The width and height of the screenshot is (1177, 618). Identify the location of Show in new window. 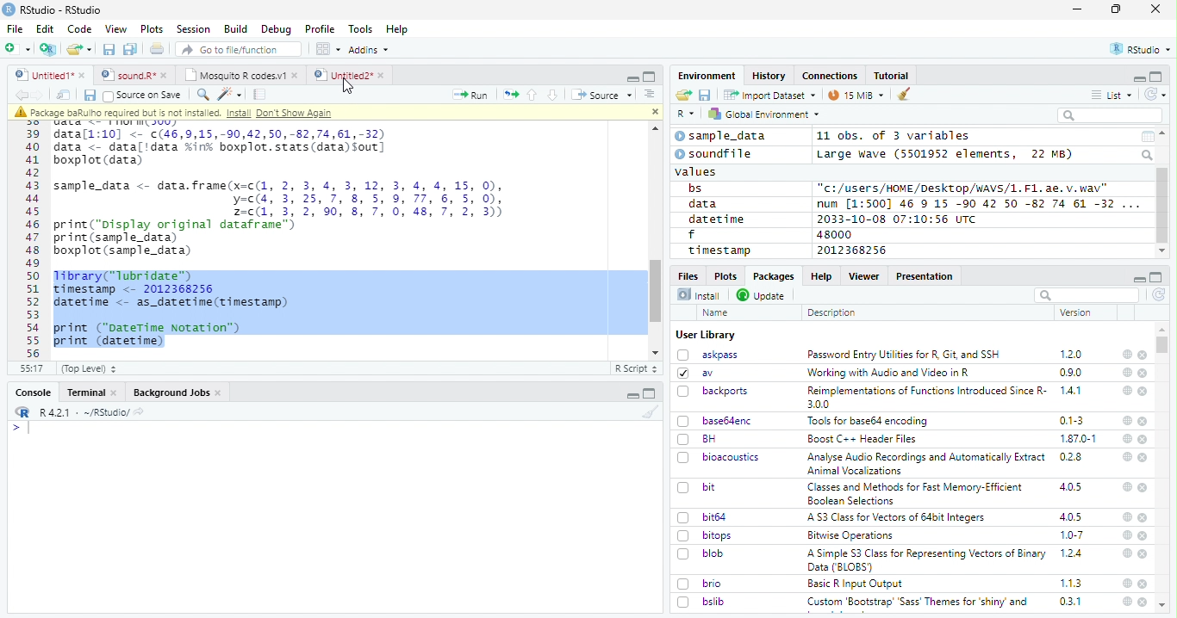
(65, 95).